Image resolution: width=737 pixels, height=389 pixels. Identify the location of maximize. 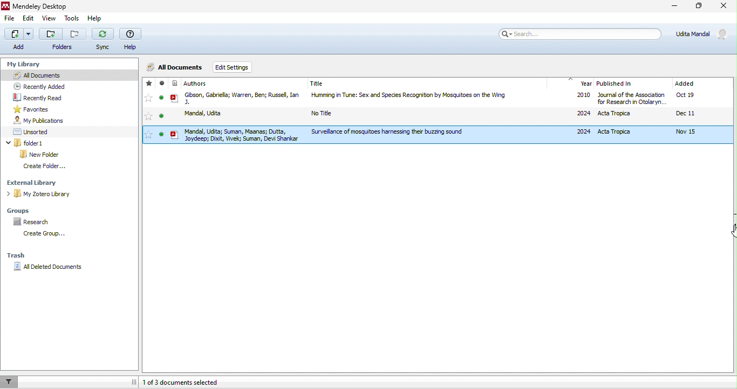
(700, 6).